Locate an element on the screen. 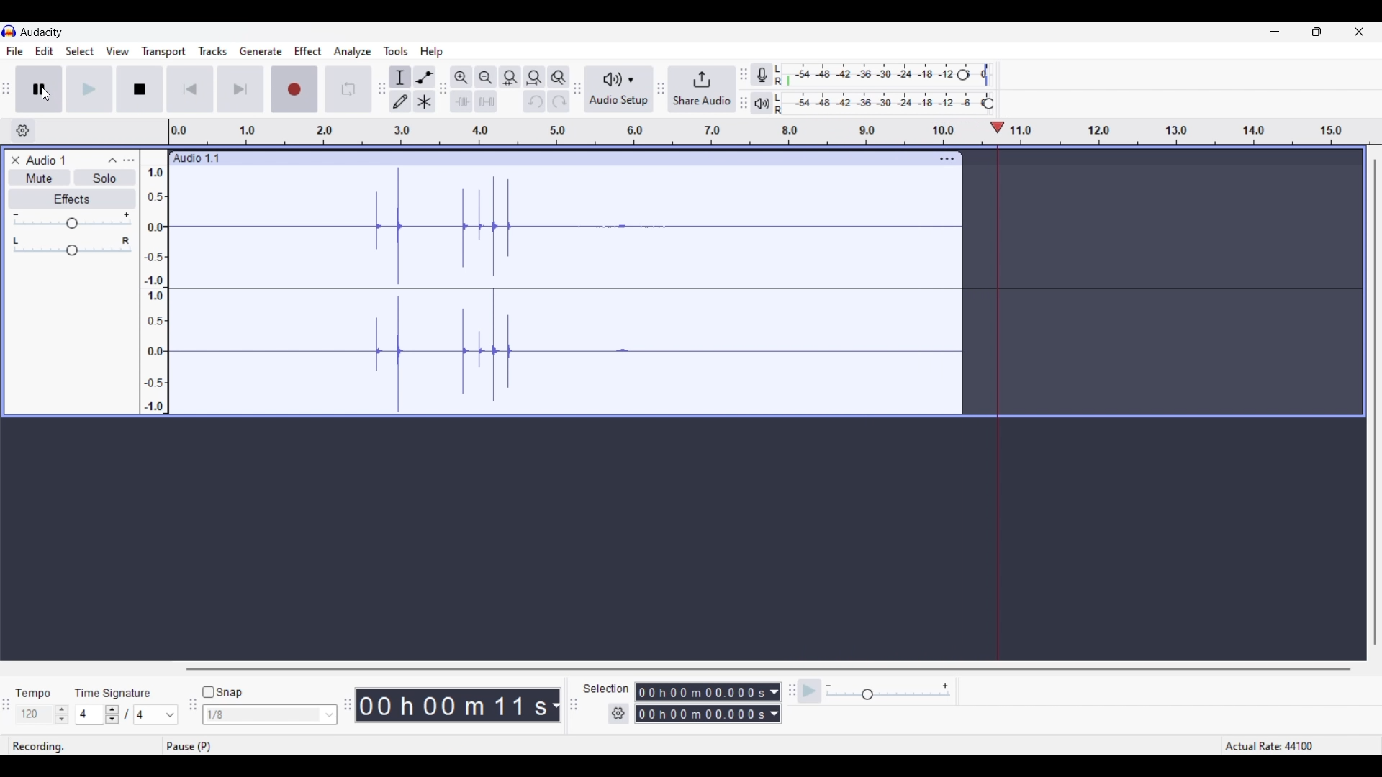 The image size is (1382, 777). Tempo is located at coordinates (40, 690).